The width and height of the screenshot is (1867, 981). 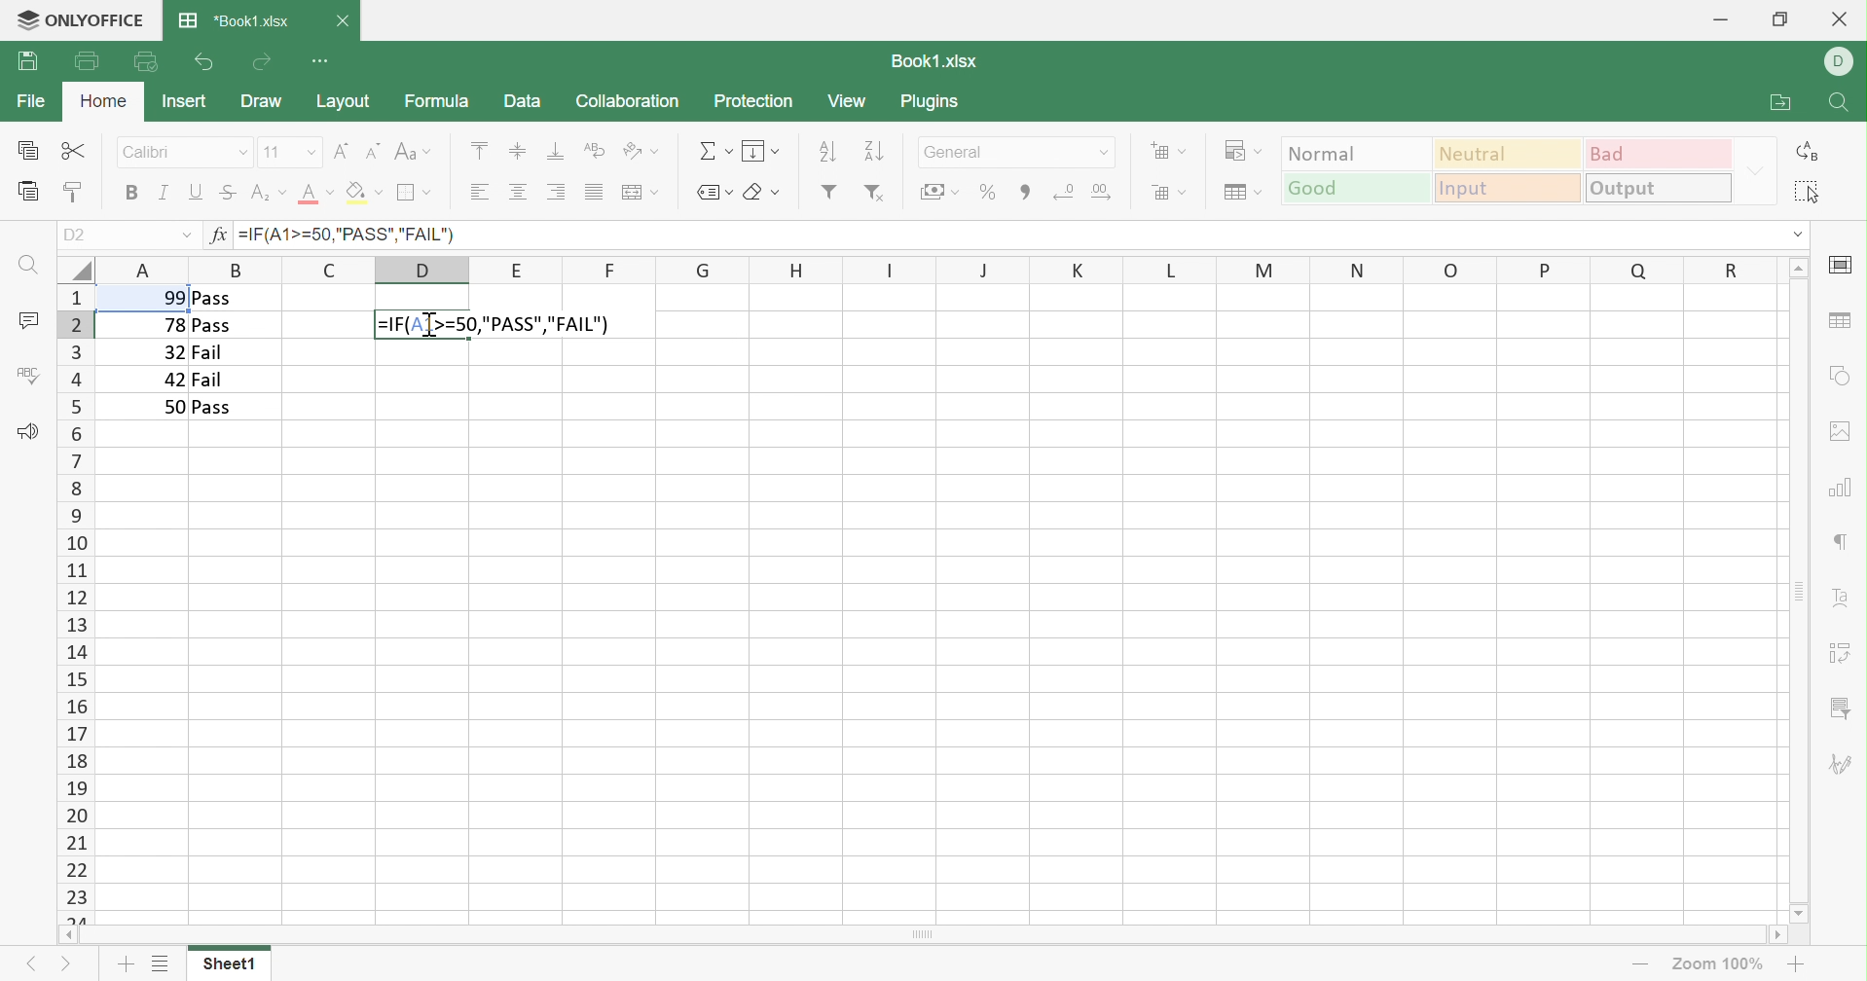 What do you see at coordinates (1240, 193) in the screenshot?
I see `Format as table template` at bounding box center [1240, 193].